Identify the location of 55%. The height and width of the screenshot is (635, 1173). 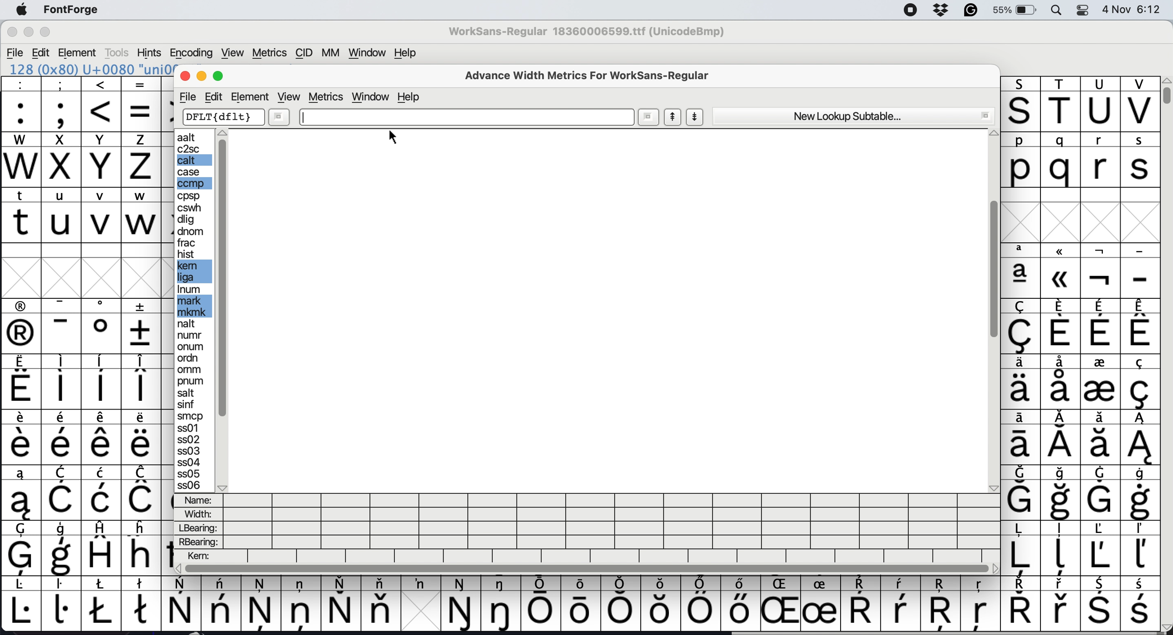
(1012, 13).